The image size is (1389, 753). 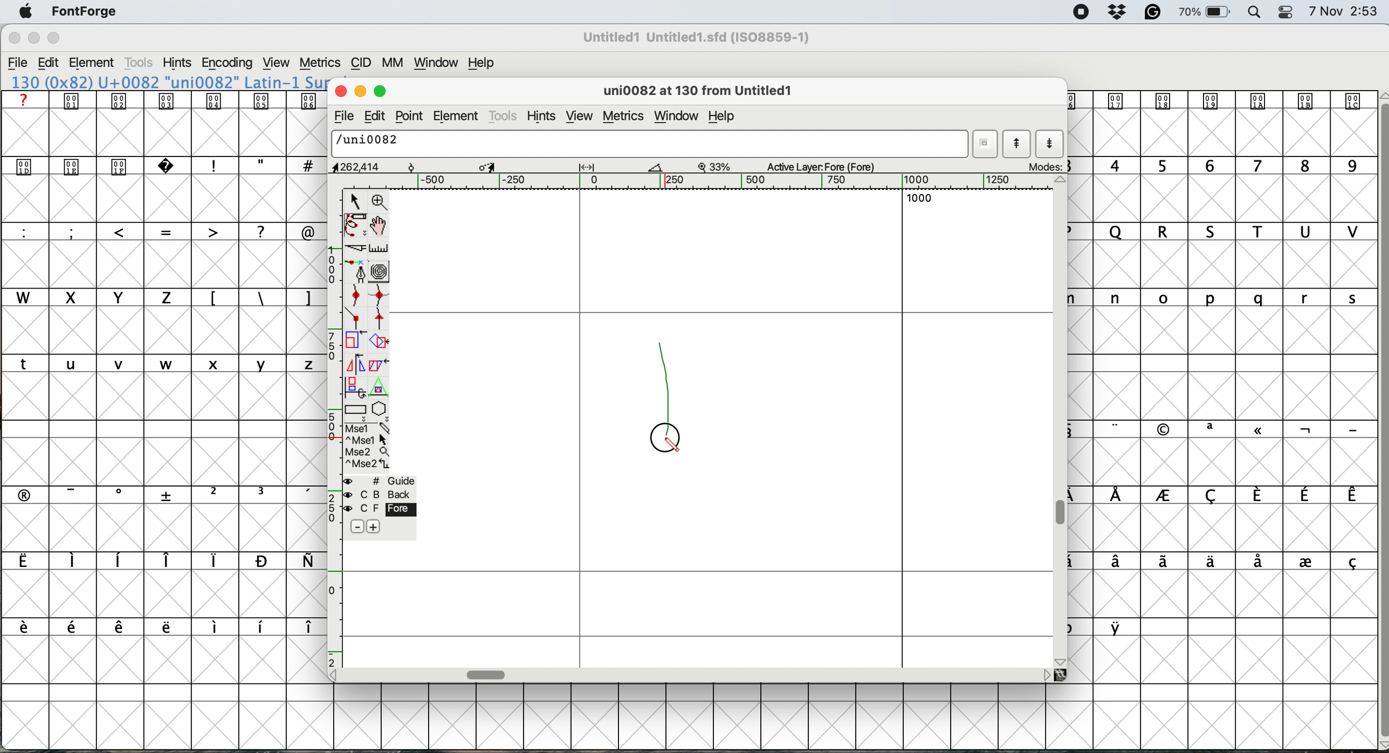 What do you see at coordinates (651, 145) in the screenshot?
I see `glyph` at bounding box center [651, 145].